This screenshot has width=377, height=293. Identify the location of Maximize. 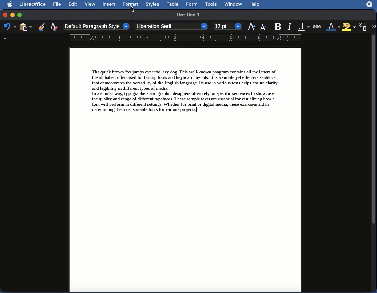
(20, 15).